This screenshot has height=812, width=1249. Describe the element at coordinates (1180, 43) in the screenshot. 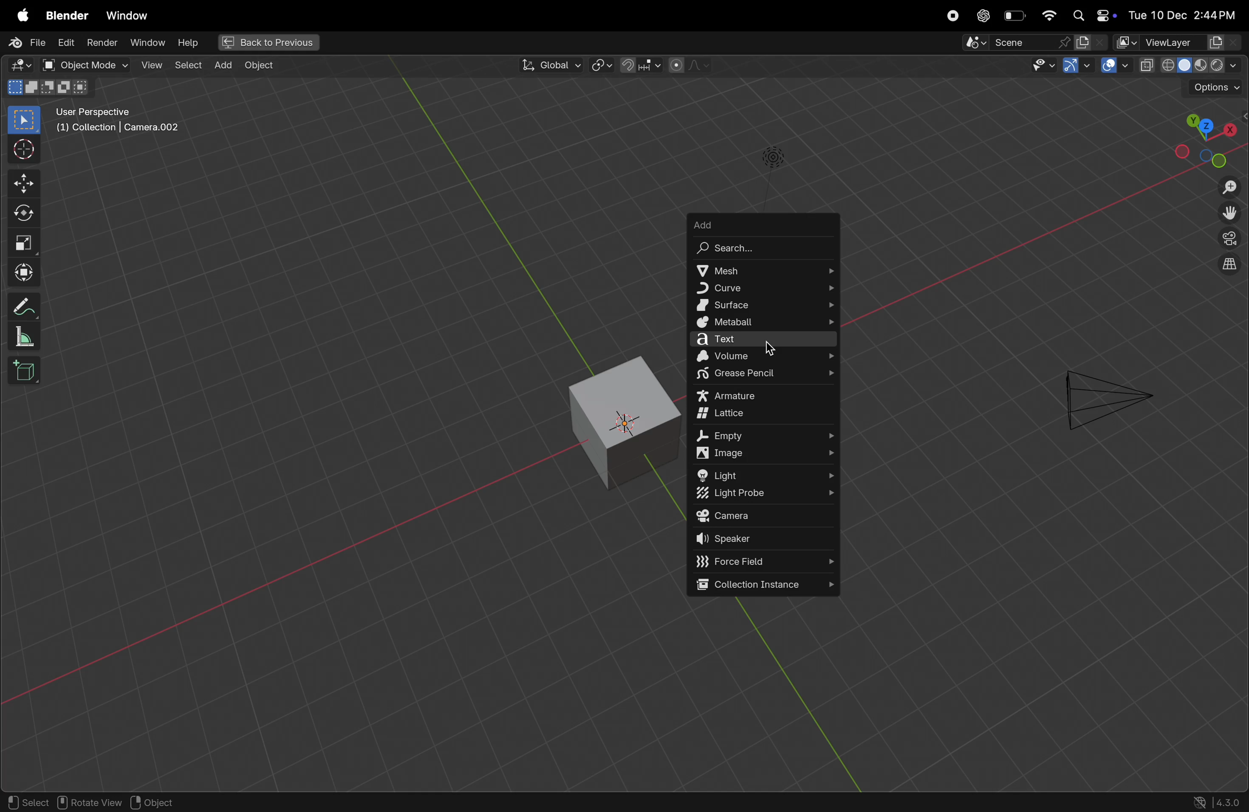

I see `View layer` at that location.